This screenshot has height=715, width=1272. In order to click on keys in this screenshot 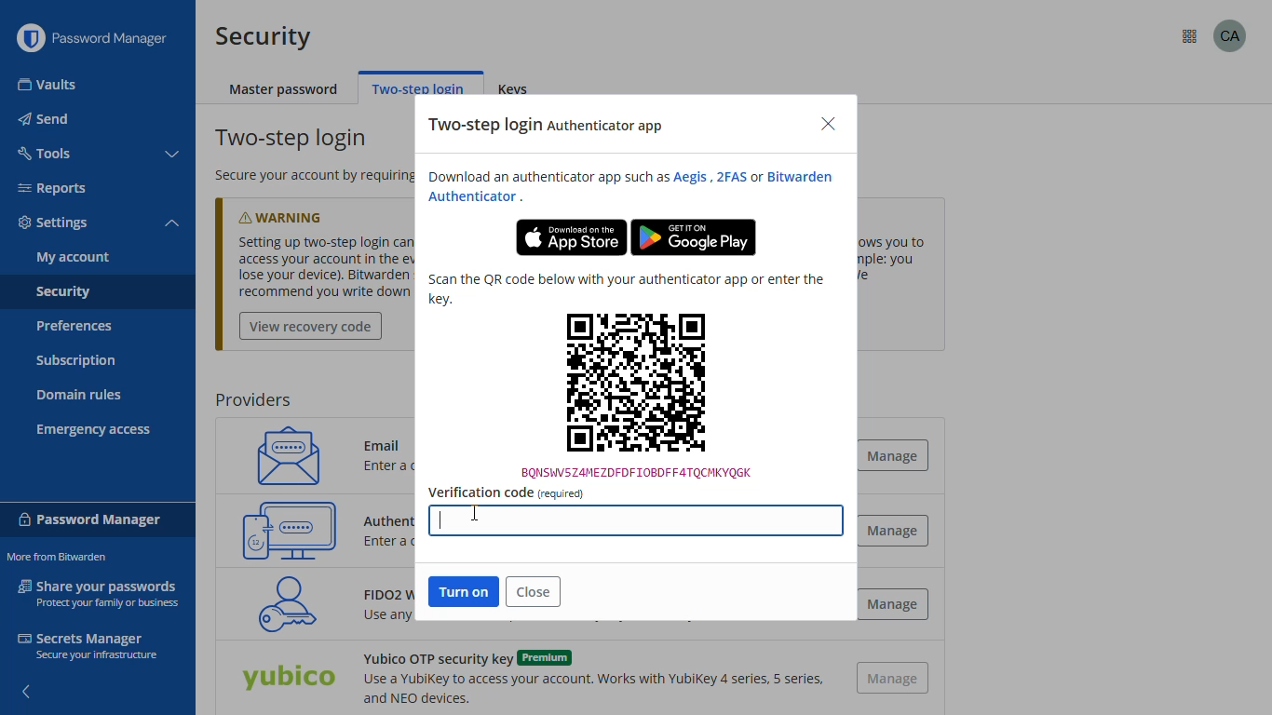, I will do `click(519, 90)`.